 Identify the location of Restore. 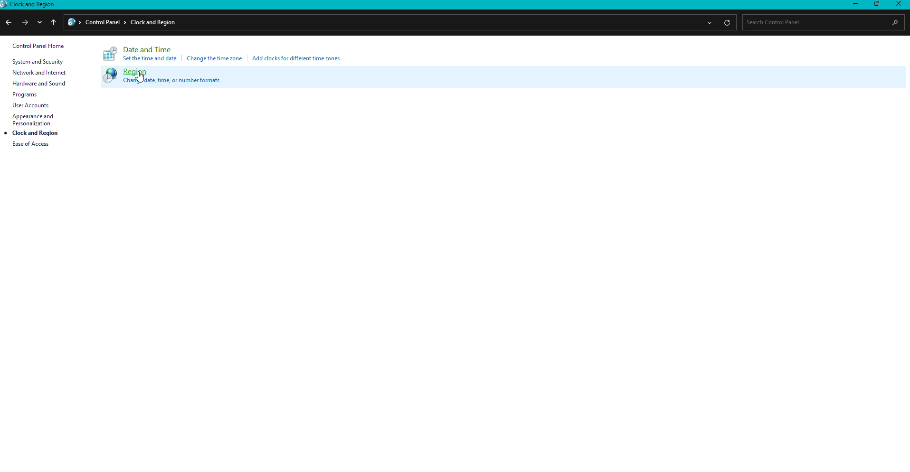
(875, 4).